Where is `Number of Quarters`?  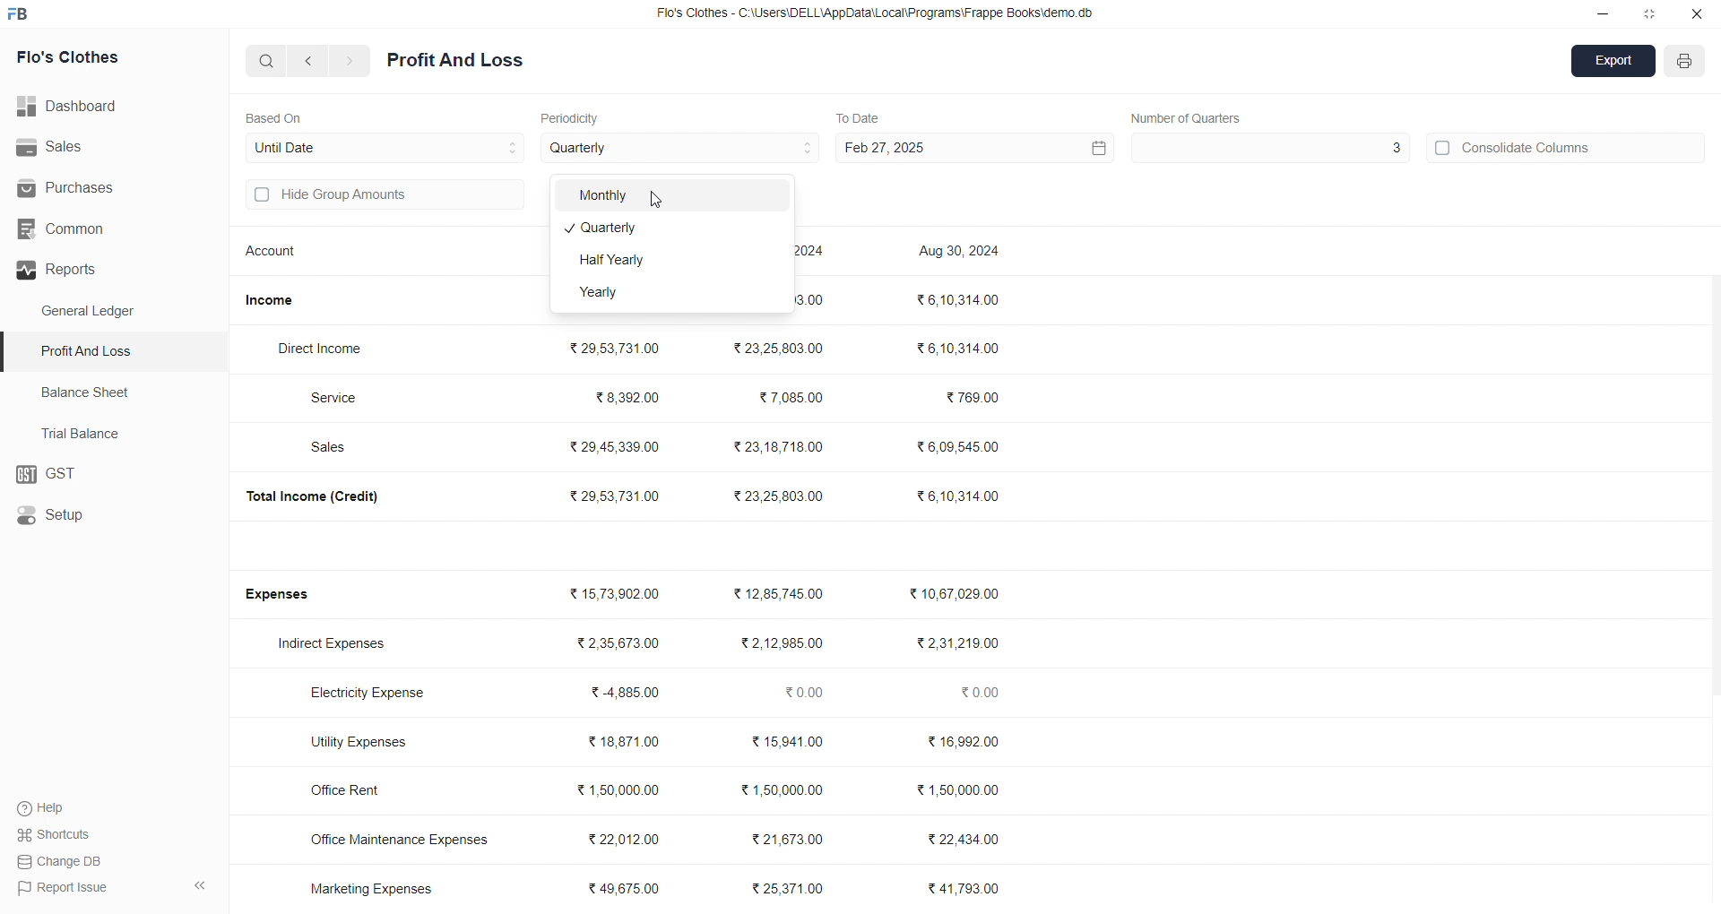
Number of Quarters is located at coordinates (1188, 117).